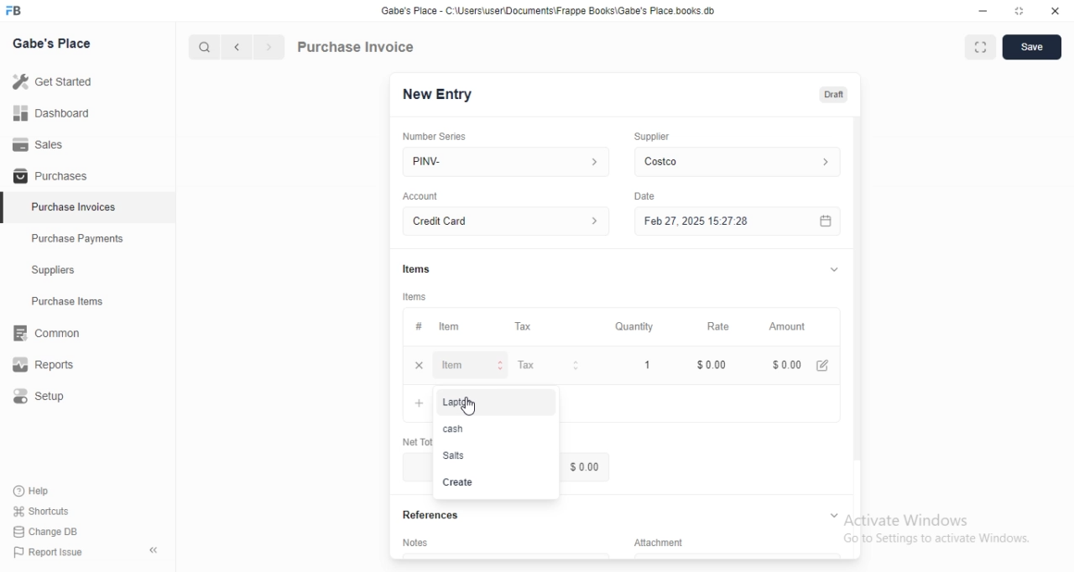 The image size is (1074, 572). I want to click on ‘Gabe's Place - C\Users\useriDocuments\Frappe Books\Gabe's Place books db., so click(548, 10).